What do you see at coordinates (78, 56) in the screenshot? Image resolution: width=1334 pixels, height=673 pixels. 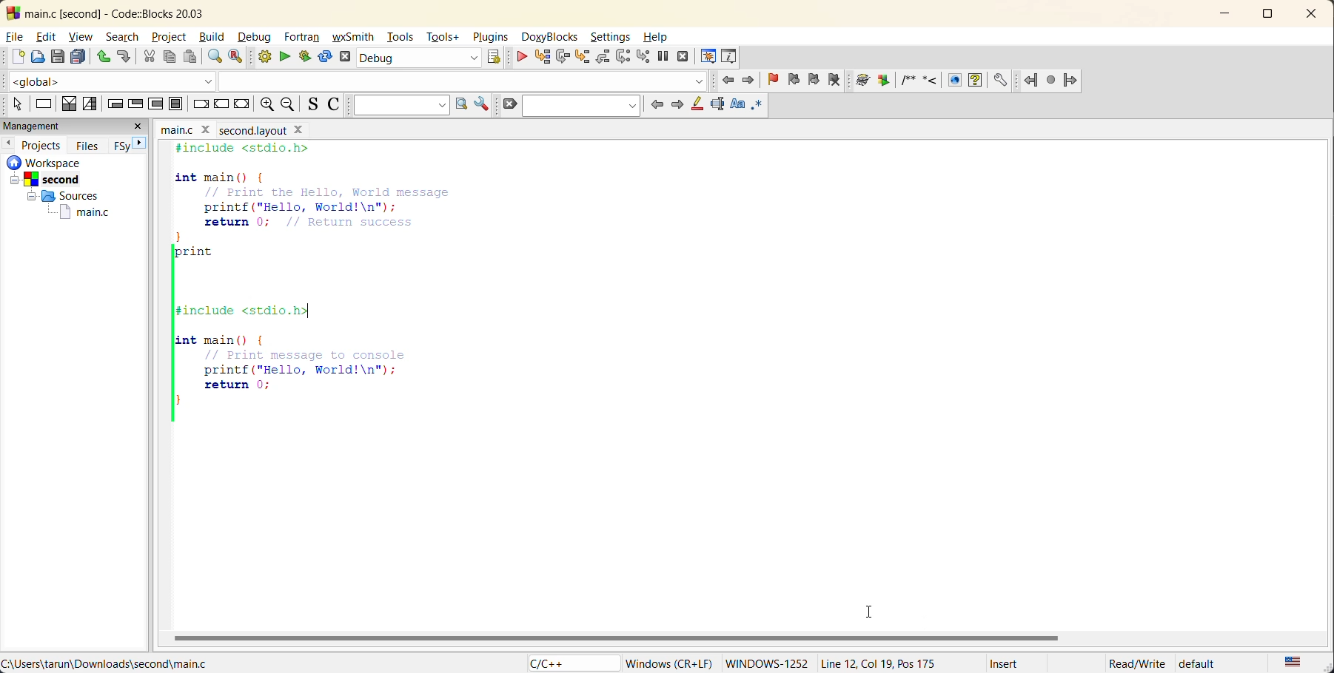 I see `save everything` at bounding box center [78, 56].